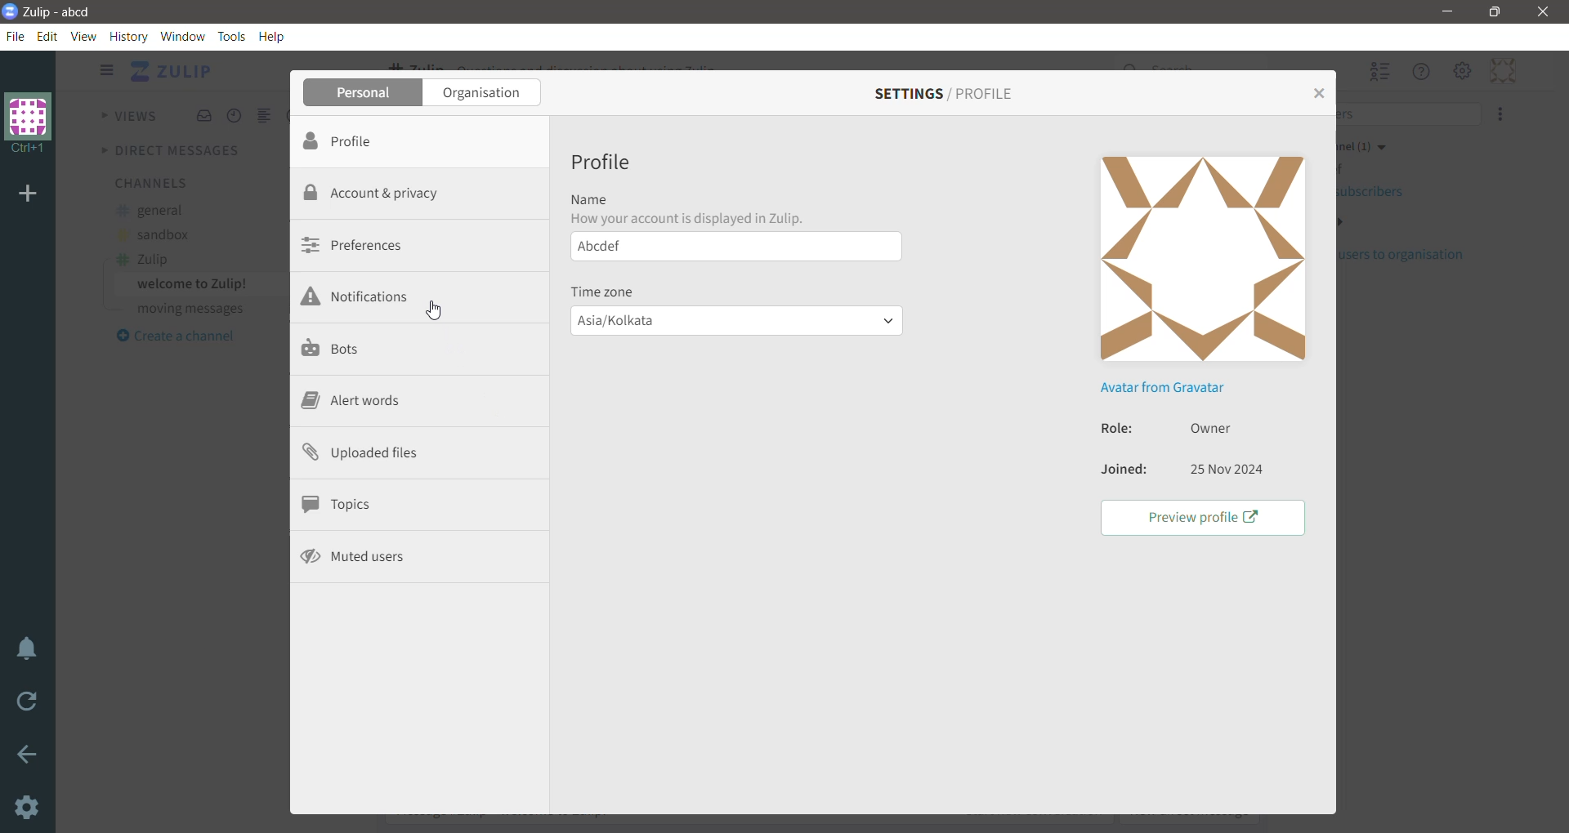 This screenshot has height=833, width=1569. What do you see at coordinates (31, 194) in the screenshot?
I see `Add organization` at bounding box center [31, 194].